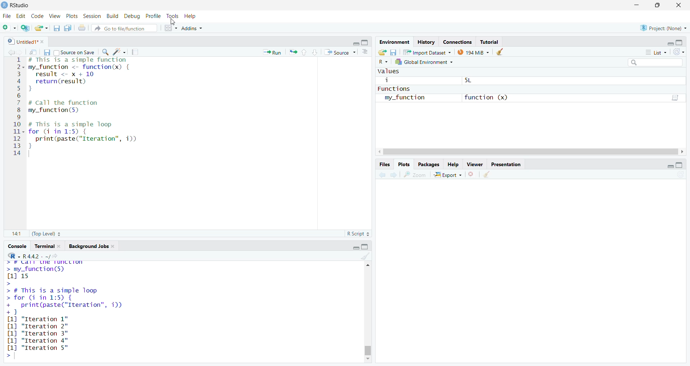 The width and height of the screenshot is (690, 366). I want to click on global environment, so click(428, 63).